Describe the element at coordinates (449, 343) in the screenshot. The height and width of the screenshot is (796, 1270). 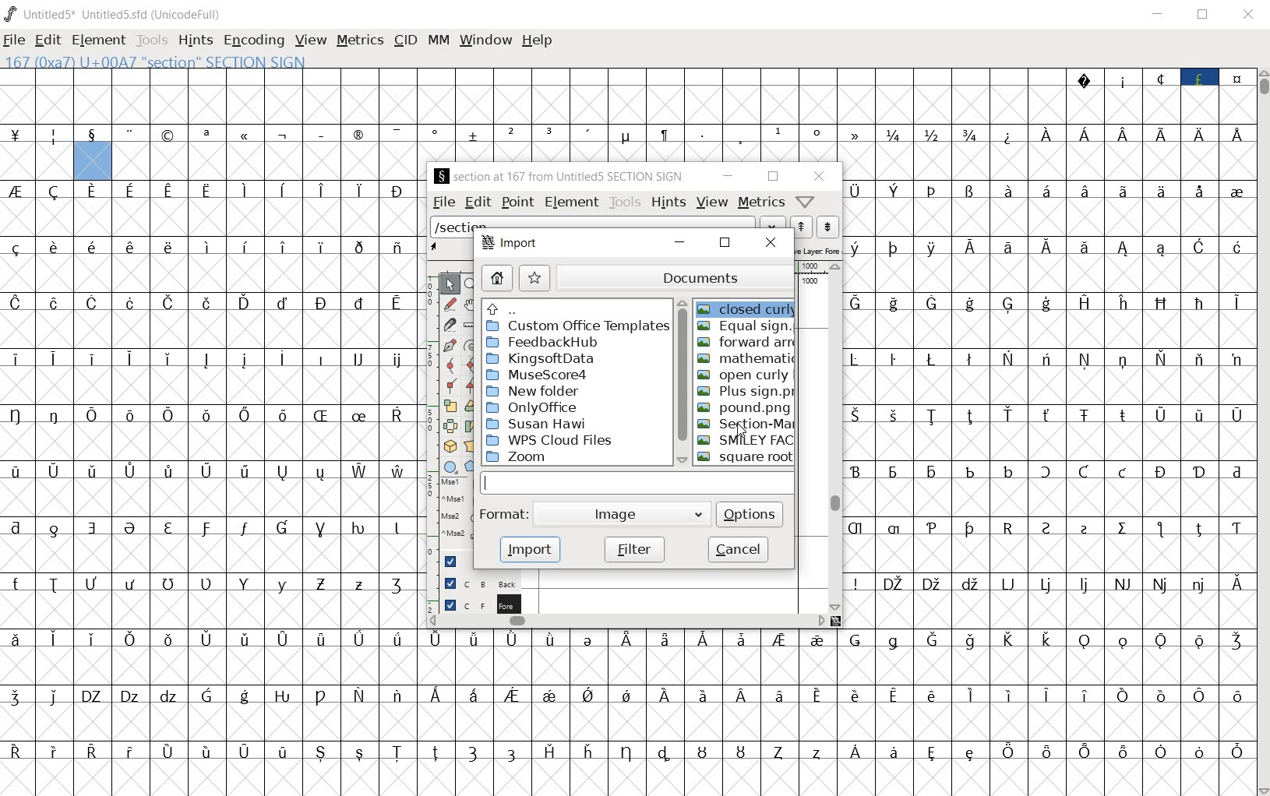
I see `add a point, then drag out its control points` at that location.